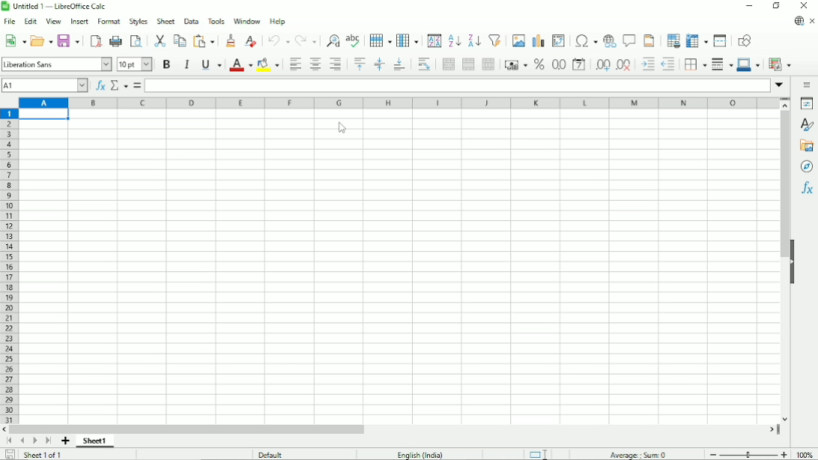 The image size is (818, 460). What do you see at coordinates (781, 64) in the screenshot?
I see `Conditional` at bounding box center [781, 64].